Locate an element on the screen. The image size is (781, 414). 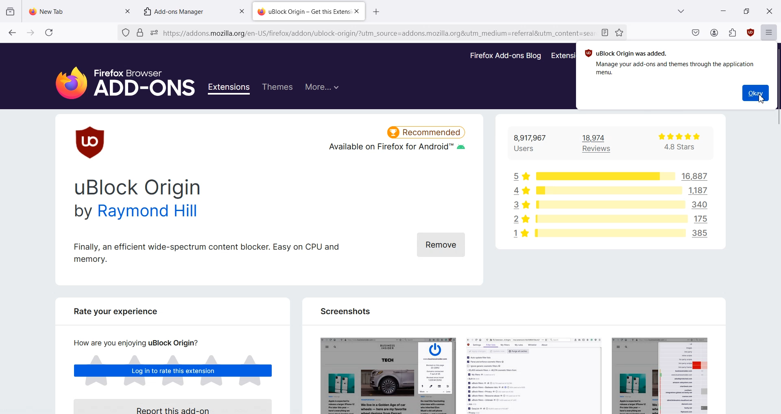
Go forward to one page is located at coordinates (30, 32).